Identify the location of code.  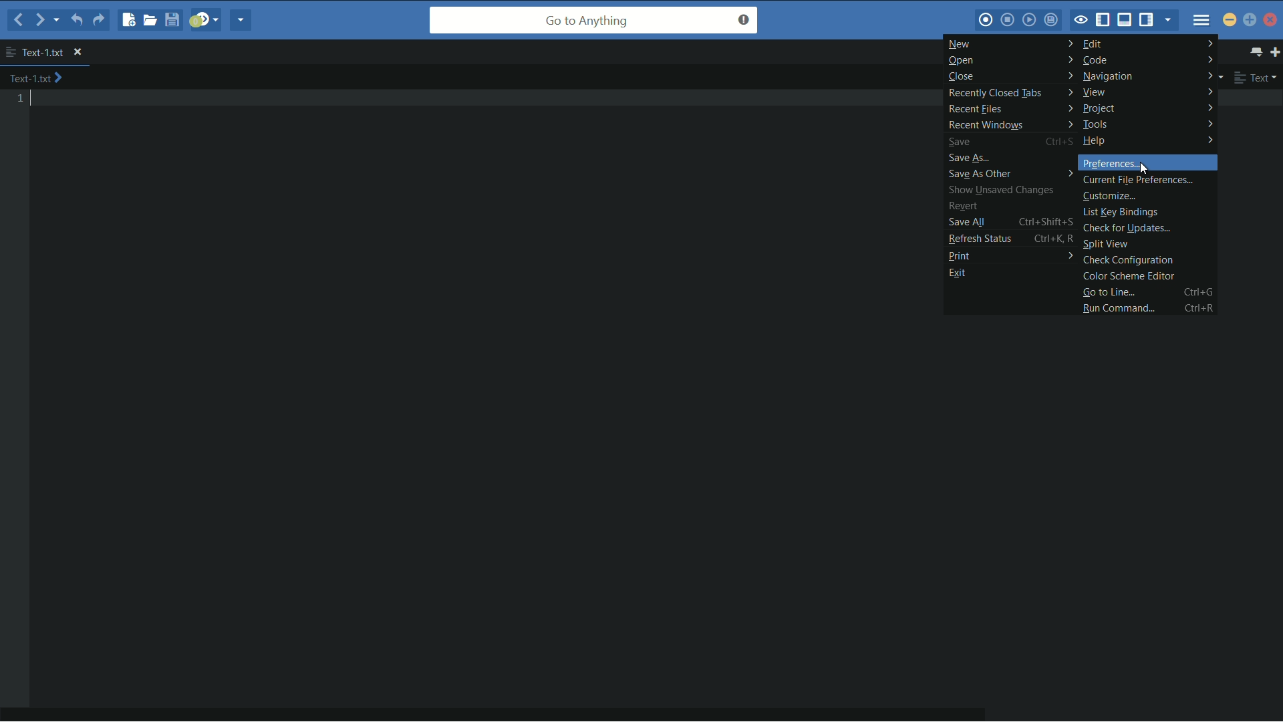
(1145, 59).